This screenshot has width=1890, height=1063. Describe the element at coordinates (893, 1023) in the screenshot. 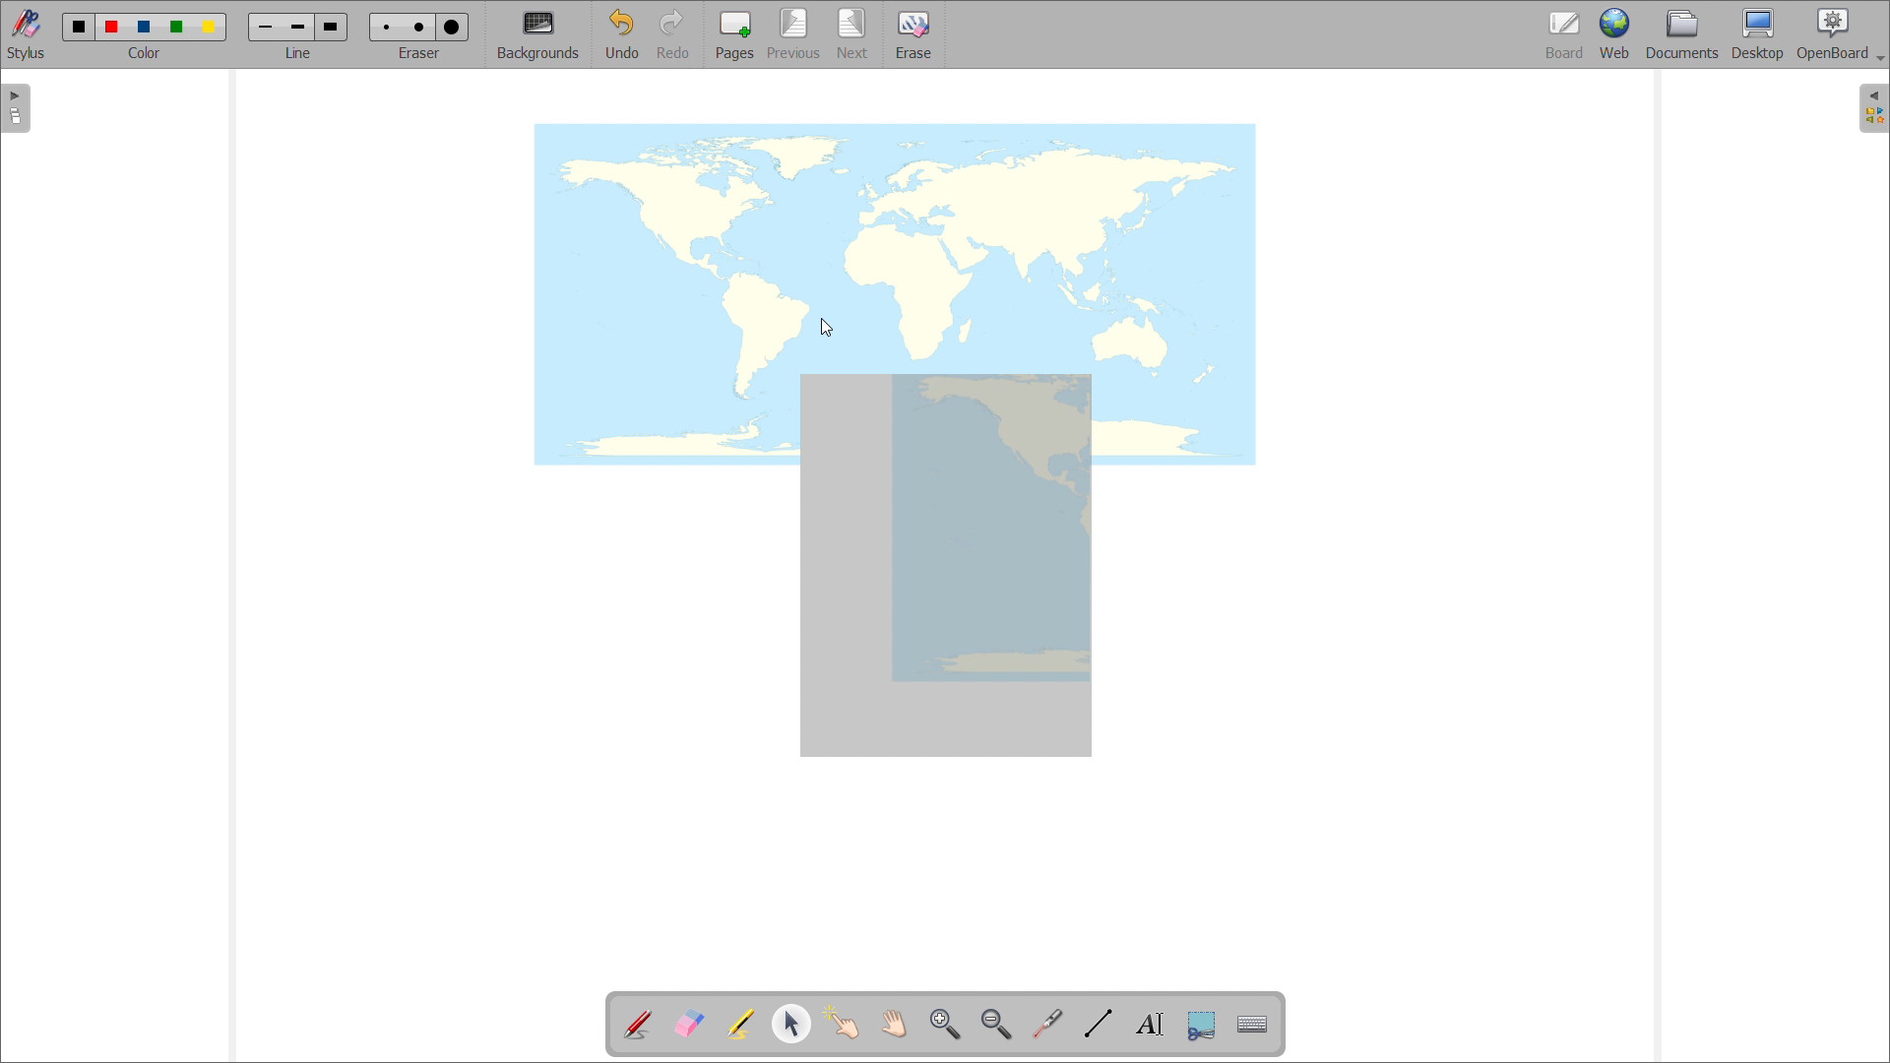

I see `scroll page` at that location.